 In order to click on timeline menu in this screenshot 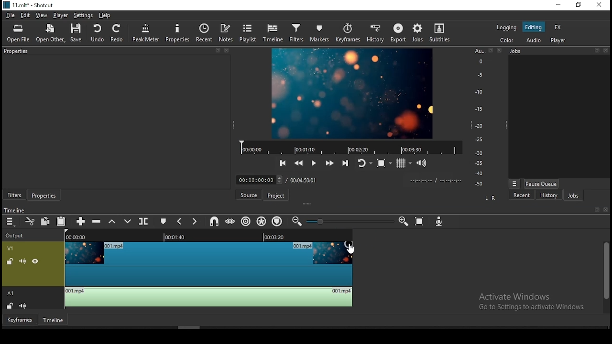, I will do `click(10, 222)`.